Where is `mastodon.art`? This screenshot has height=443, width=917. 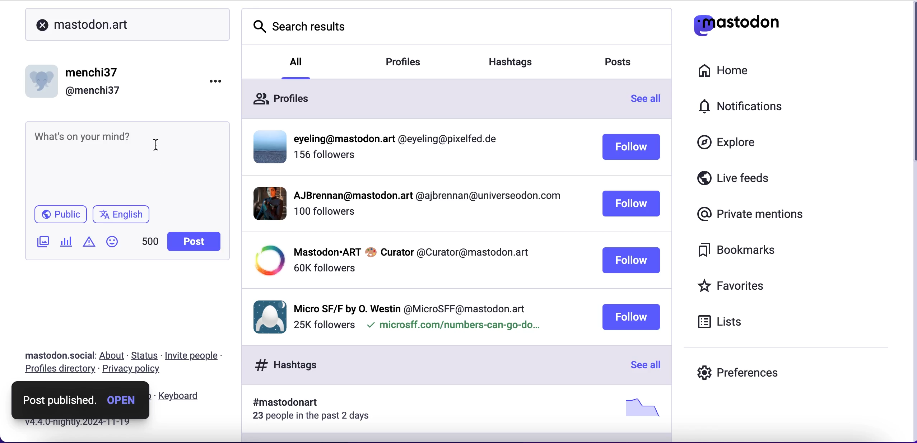
mastodon.art is located at coordinates (90, 25).